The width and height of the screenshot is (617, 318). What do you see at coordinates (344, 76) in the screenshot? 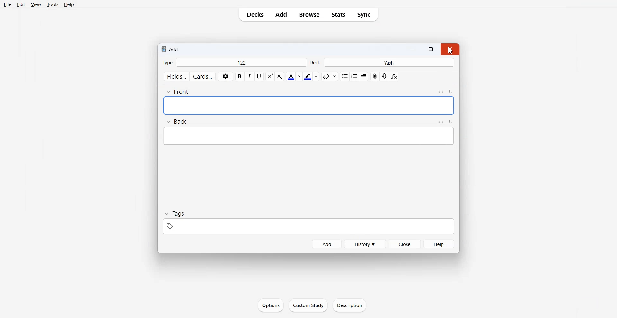
I see `Unordered list` at bounding box center [344, 76].